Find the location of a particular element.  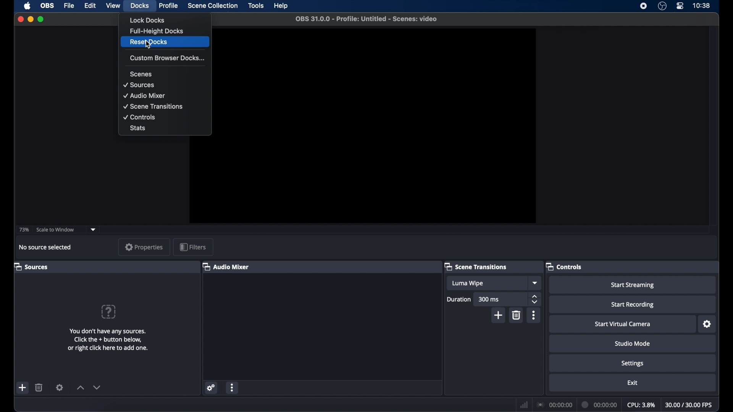

You don't have any sources.
Click the + button below,
or right click here to add one. is located at coordinates (110, 340).